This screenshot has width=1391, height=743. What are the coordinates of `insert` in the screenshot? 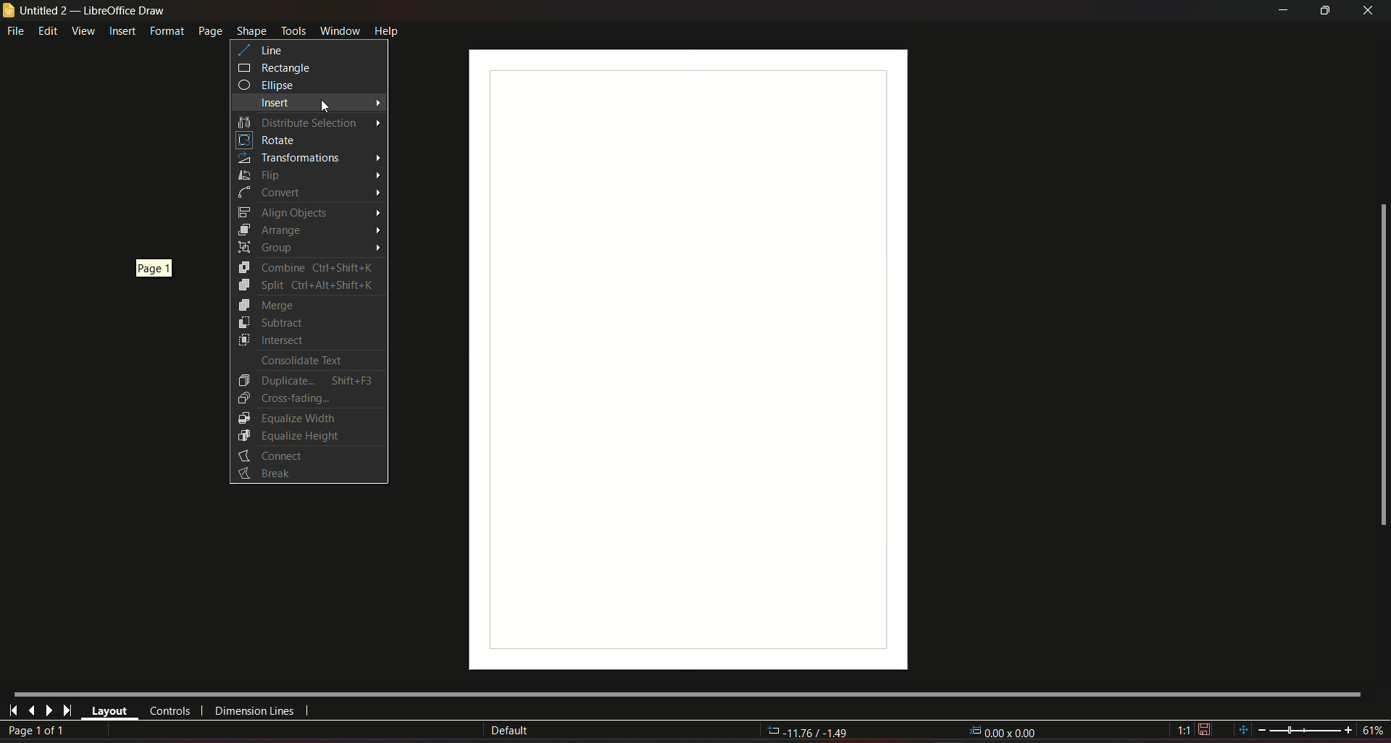 It's located at (122, 32).